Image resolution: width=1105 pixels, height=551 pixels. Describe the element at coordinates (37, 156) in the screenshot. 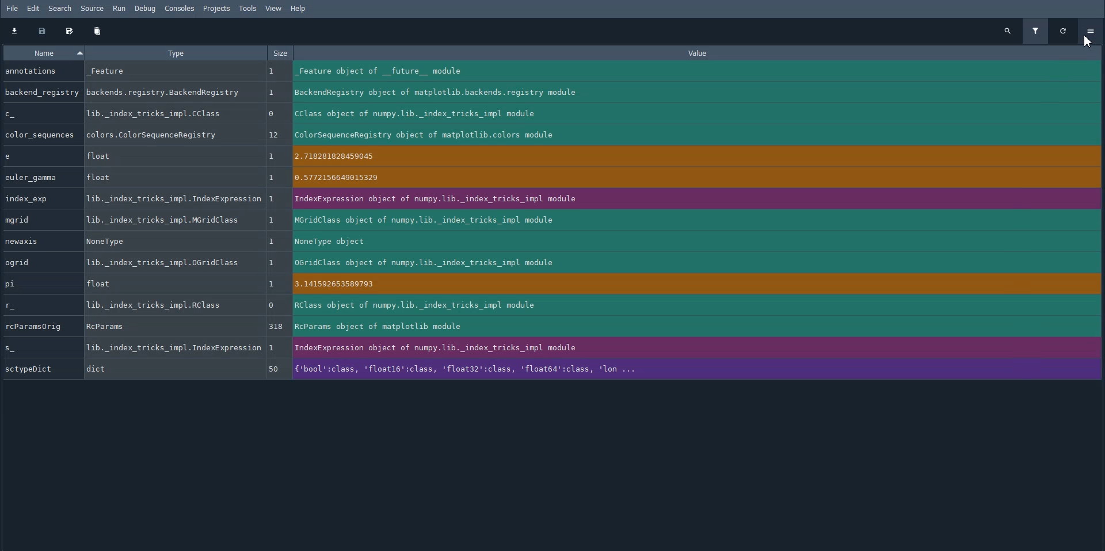

I see `e` at that location.